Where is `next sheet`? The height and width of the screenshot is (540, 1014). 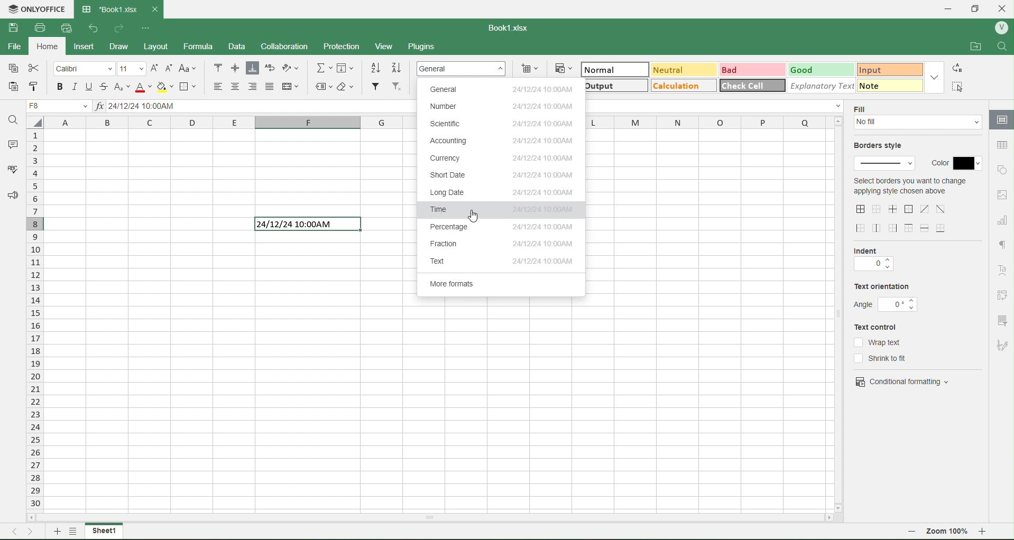 next sheet is located at coordinates (33, 530).